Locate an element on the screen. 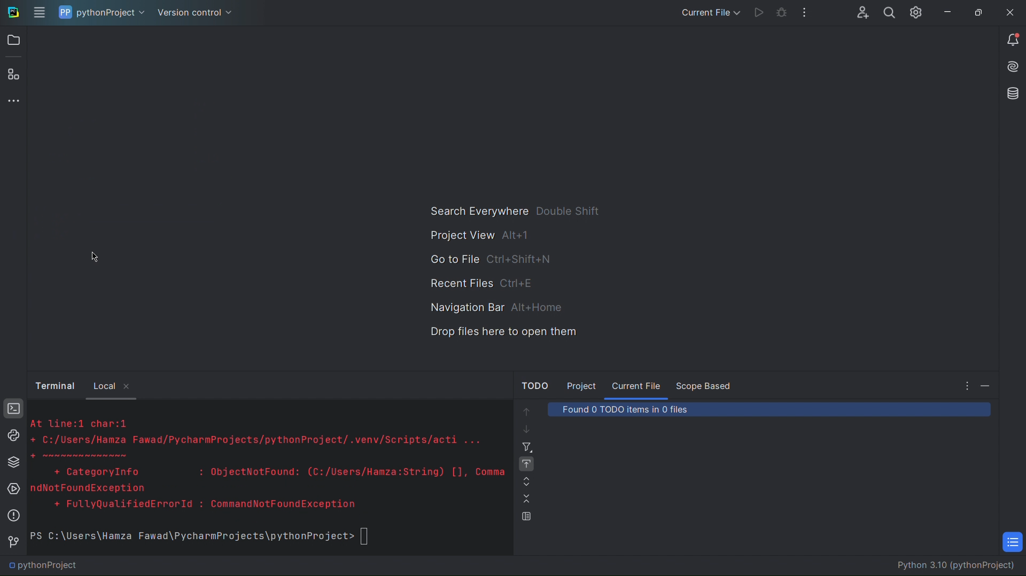 Image resolution: width=1026 pixels, height=576 pixels. Search Everywhere double shift is located at coordinates (512, 211).